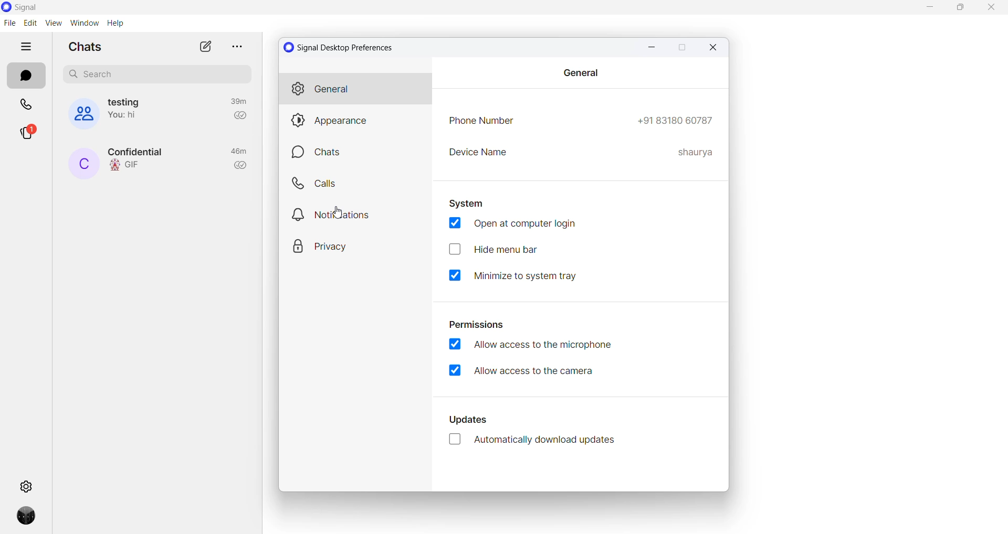 The image size is (1008, 534). Describe the element at coordinates (235, 46) in the screenshot. I see `more options` at that location.